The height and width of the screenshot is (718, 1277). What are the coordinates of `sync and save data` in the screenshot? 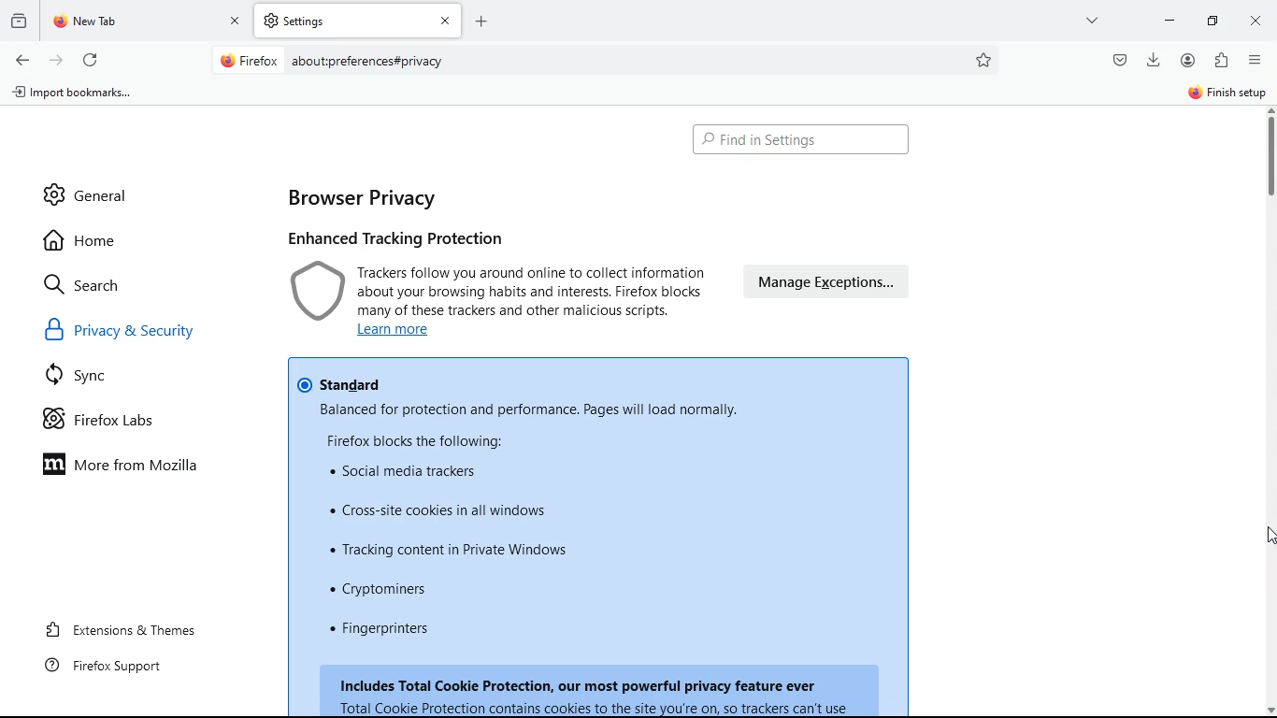 It's located at (1091, 95).